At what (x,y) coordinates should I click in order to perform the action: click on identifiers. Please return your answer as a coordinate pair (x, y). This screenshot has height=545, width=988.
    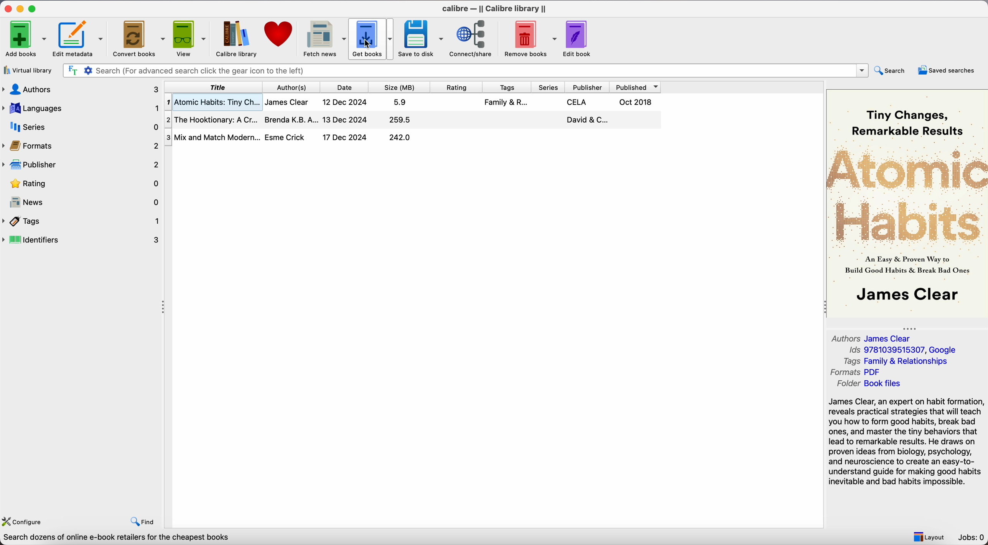
    Looking at the image, I should click on (85, 239).